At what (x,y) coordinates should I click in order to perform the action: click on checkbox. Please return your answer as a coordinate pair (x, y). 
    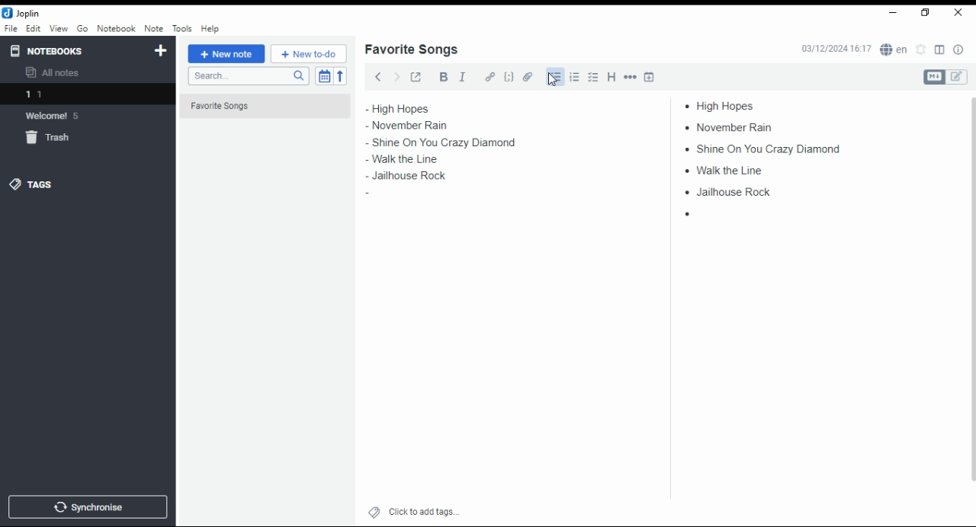
    Looking at the image, I should click on (592, 78).